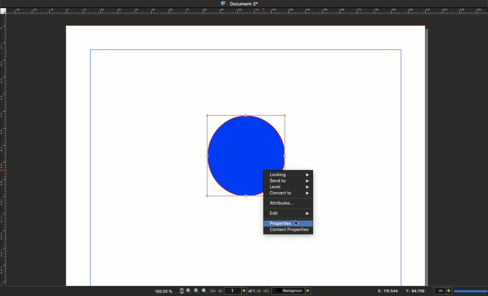 Image resolution: width=488 pixels, height=296 pixels. What do you see at coordinates (163, 292) in the screenshot?
I see `100.00%` at bounding box center [163, 292].